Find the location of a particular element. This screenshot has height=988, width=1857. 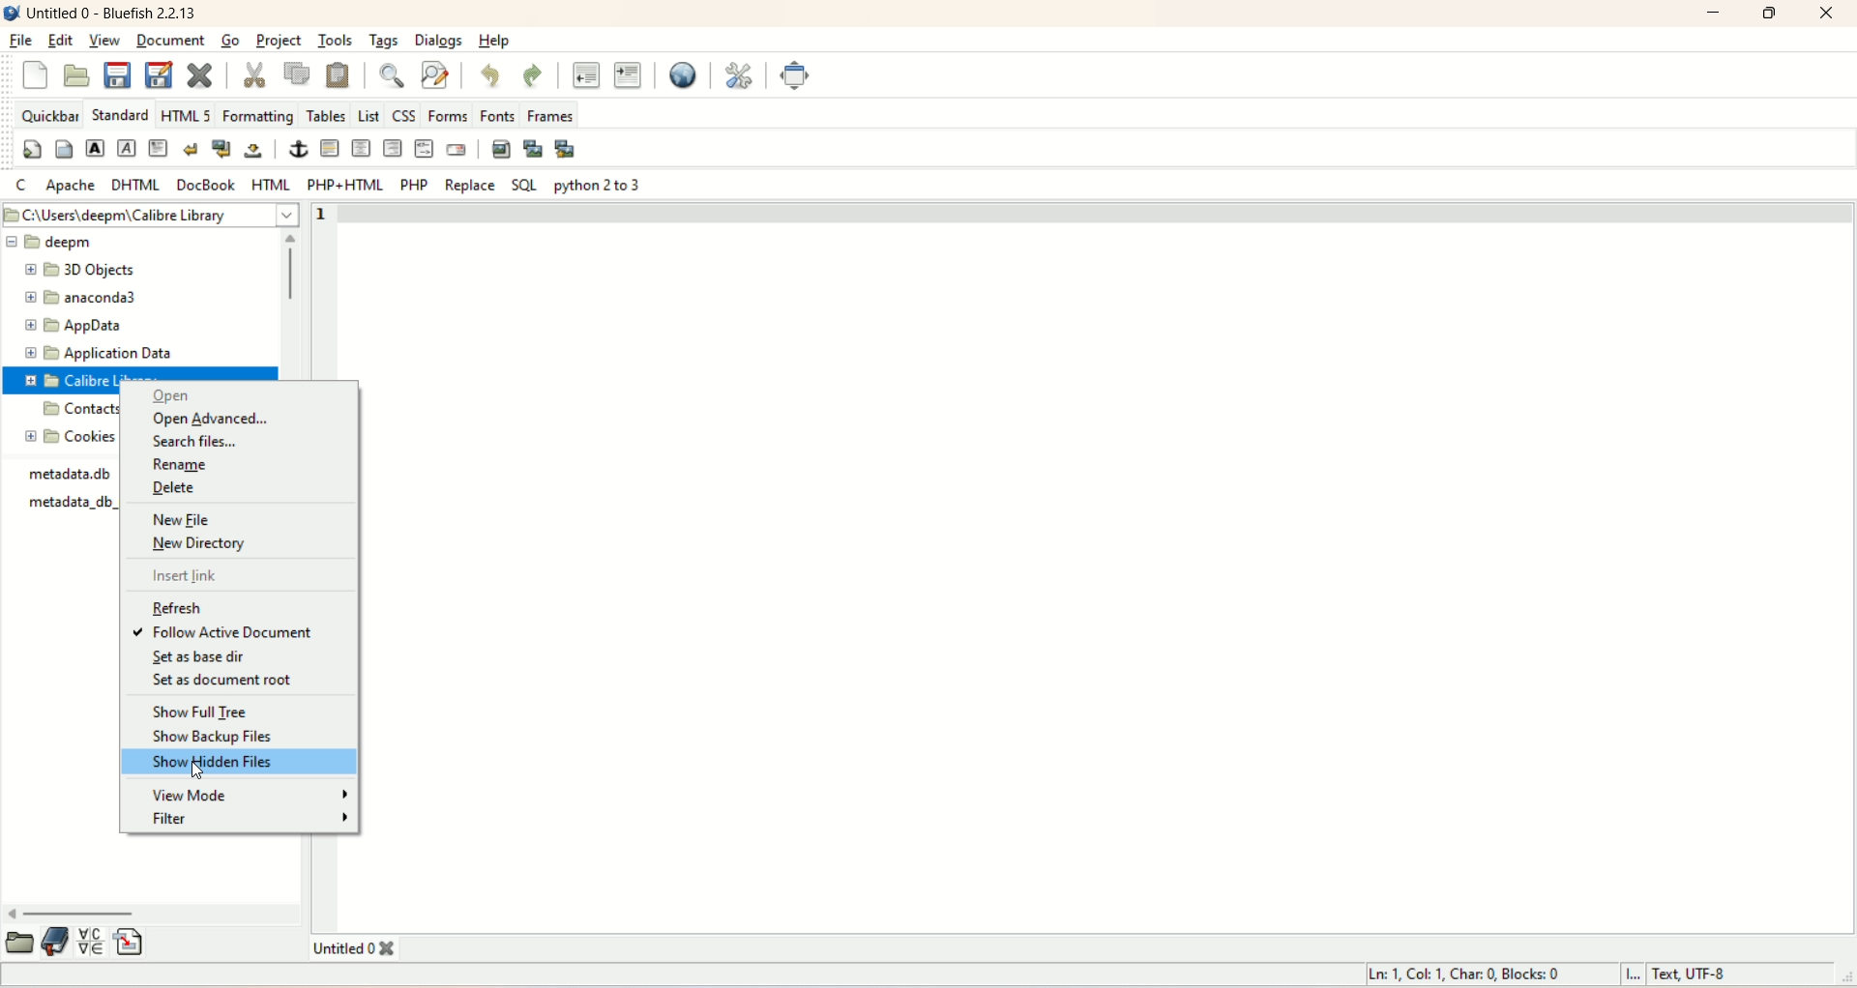

CSS is located at coordinates (402, 116).